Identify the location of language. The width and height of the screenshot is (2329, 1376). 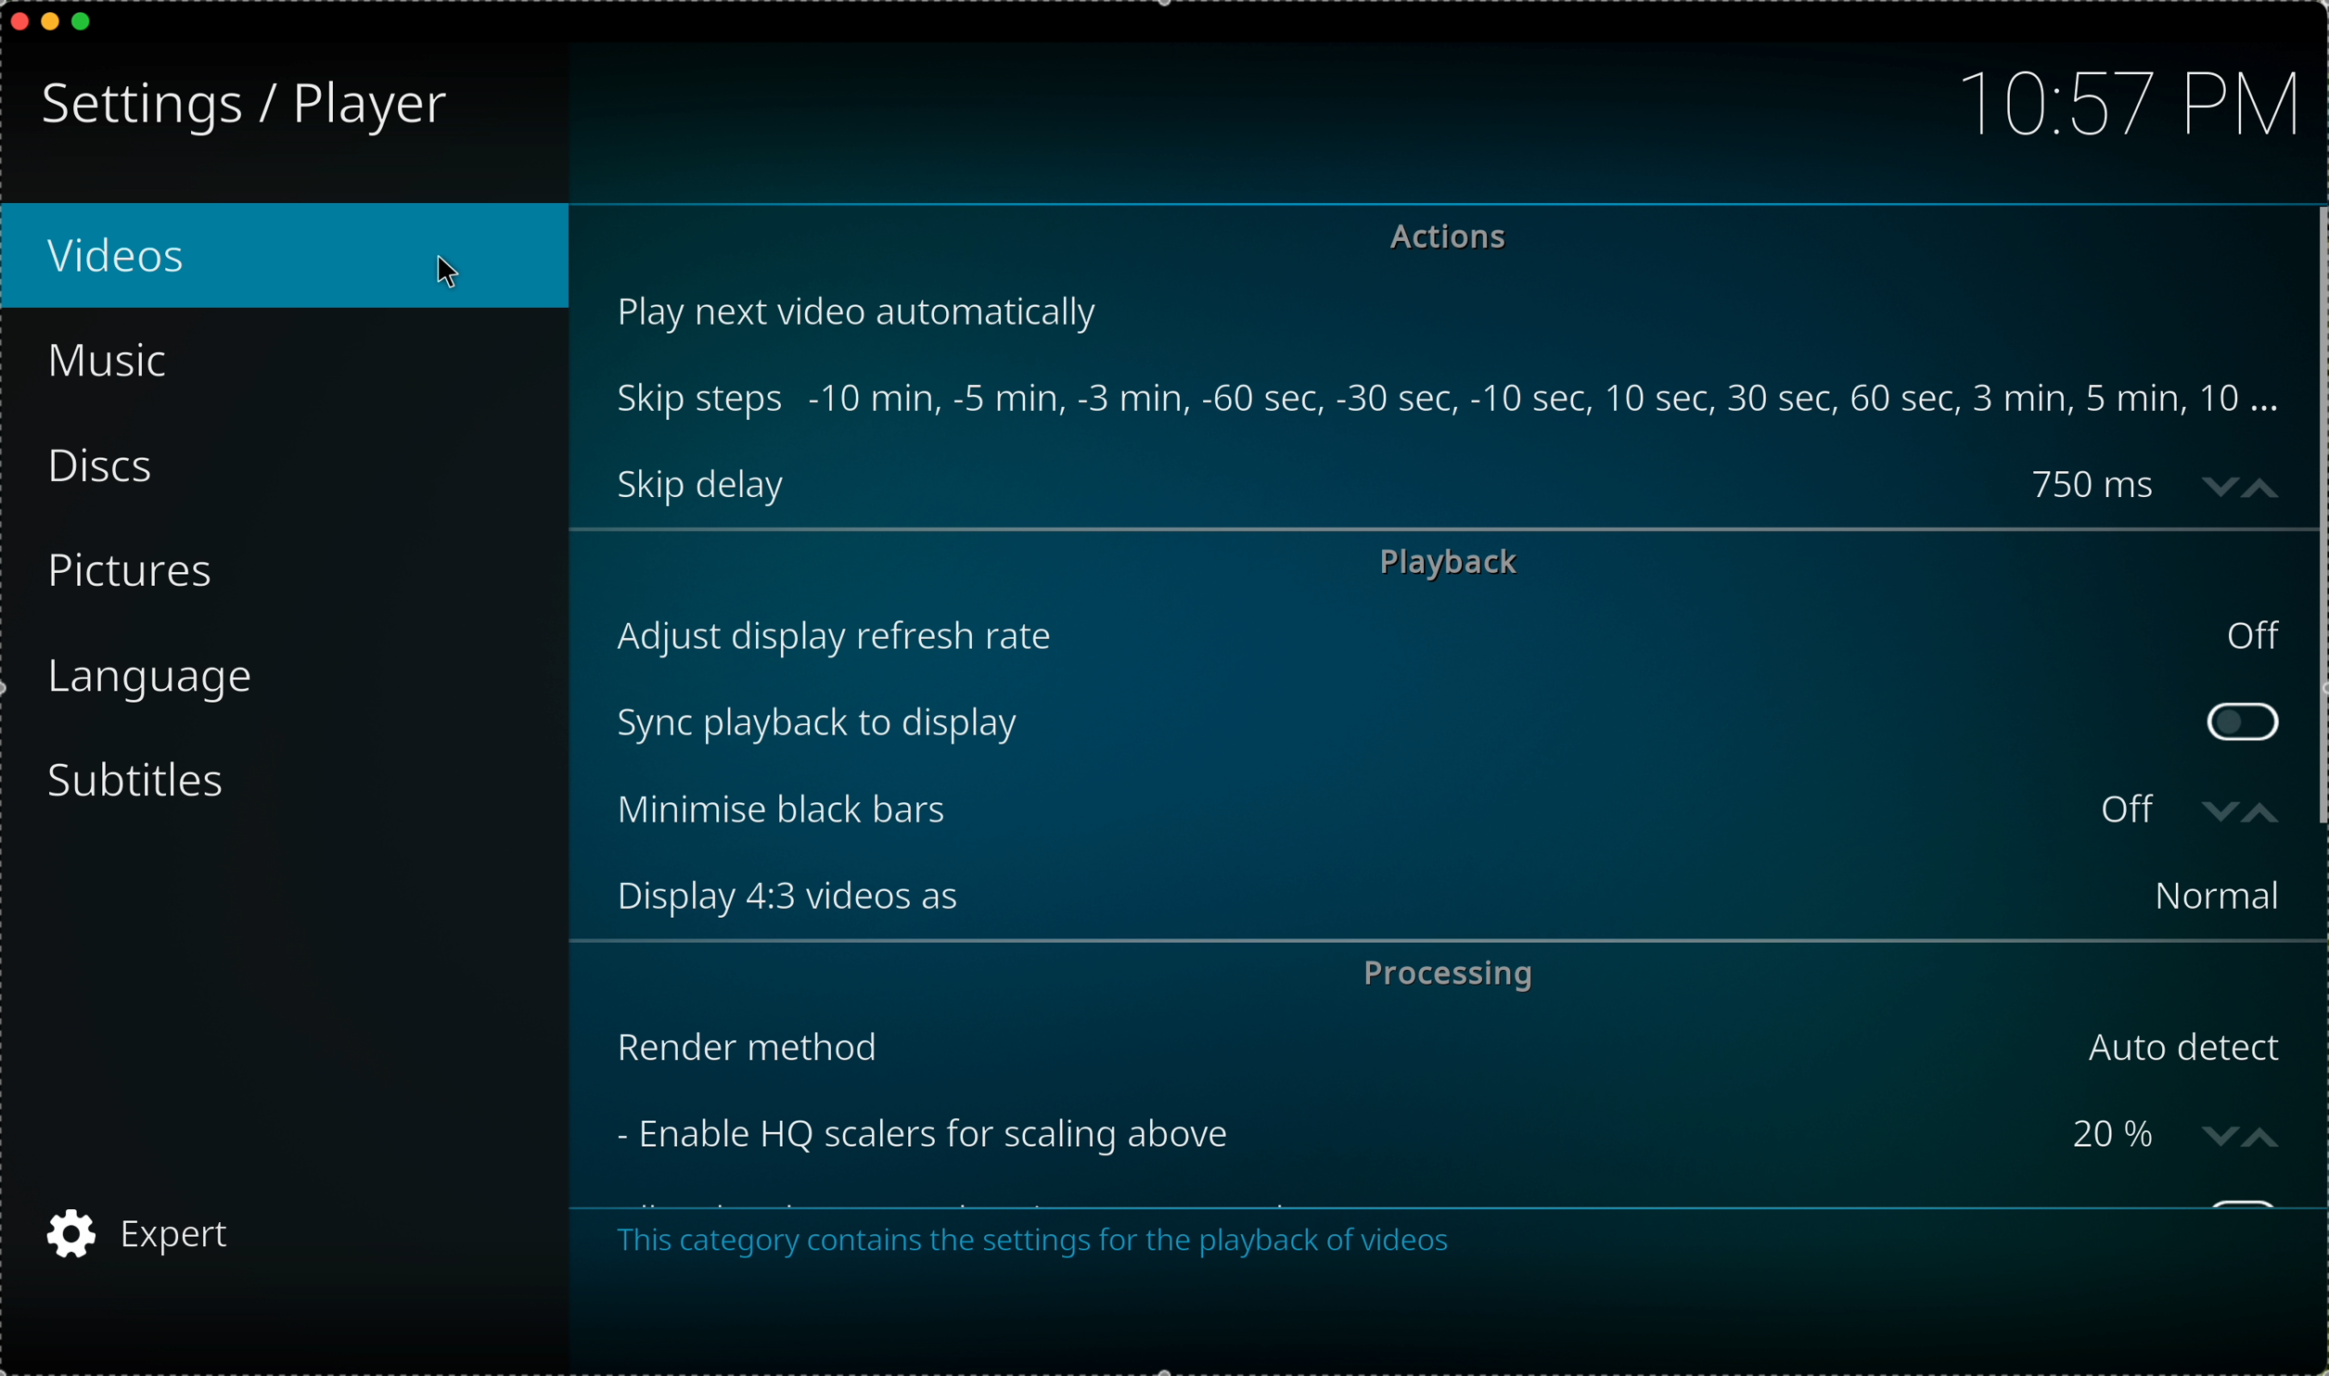
(154, 679).